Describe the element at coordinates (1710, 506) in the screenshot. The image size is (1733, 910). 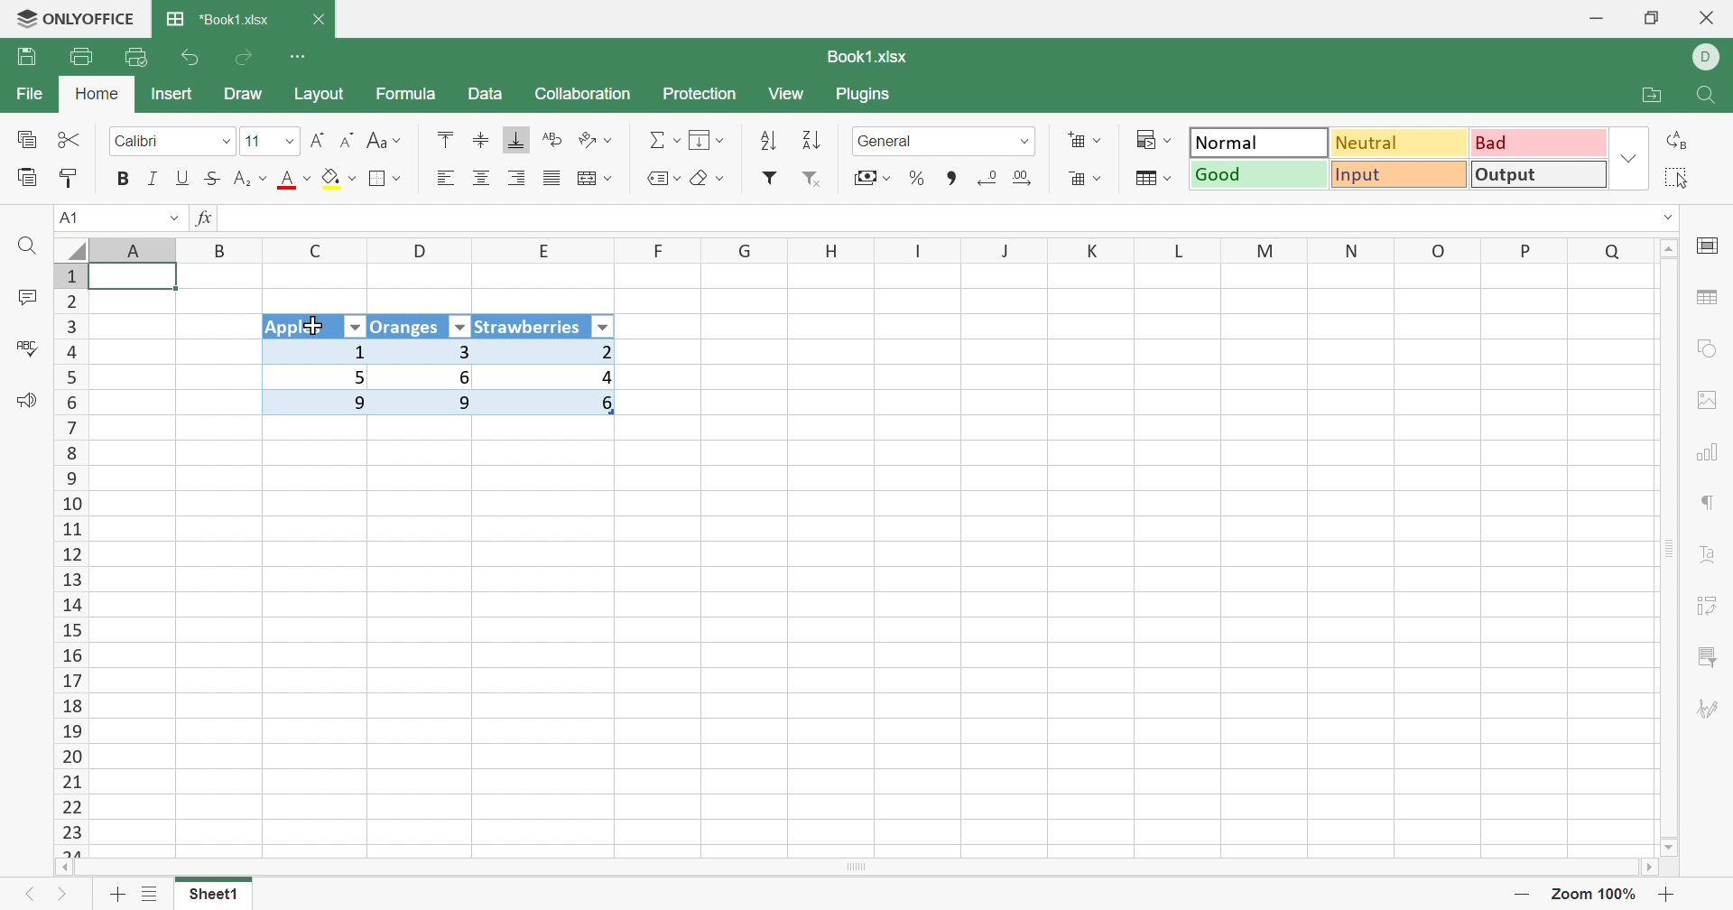
I see `Paragraph settings` at that location.